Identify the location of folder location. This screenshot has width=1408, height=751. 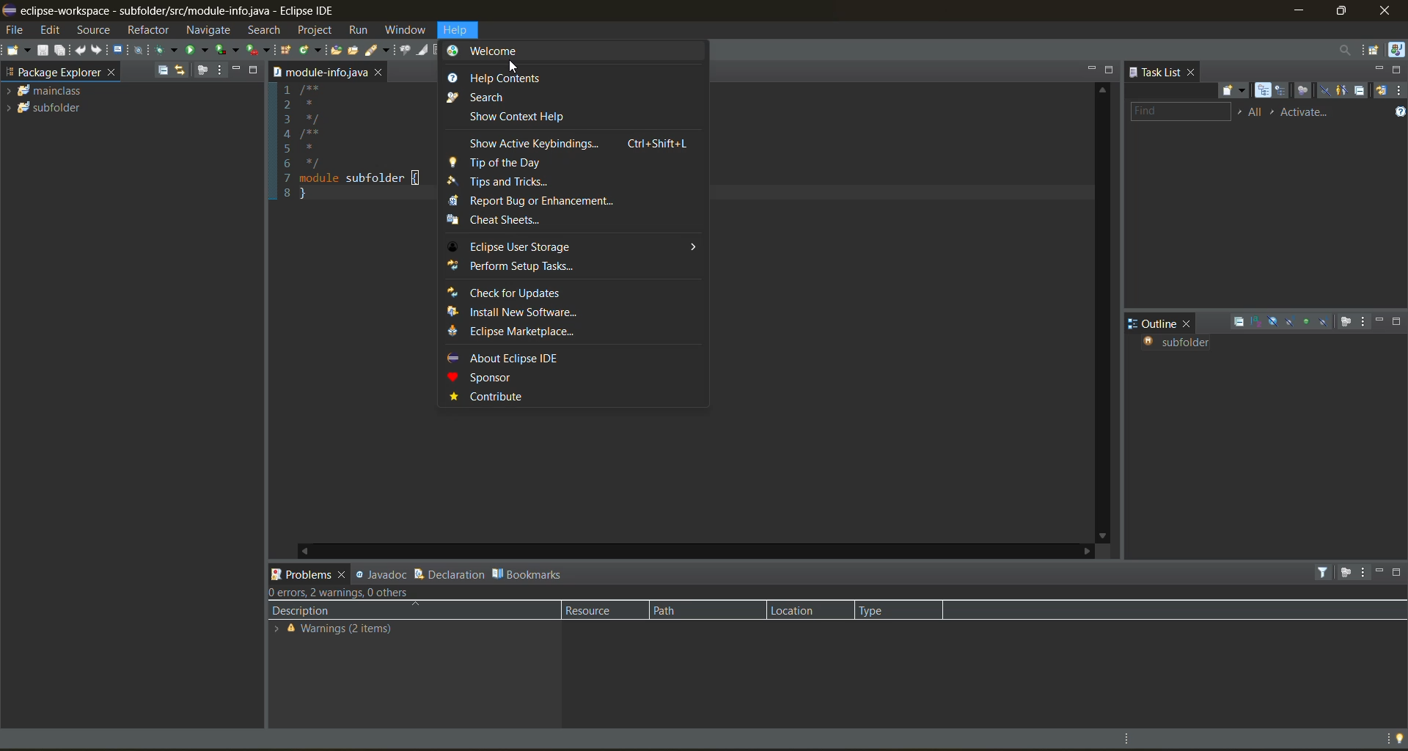
(318, 73).